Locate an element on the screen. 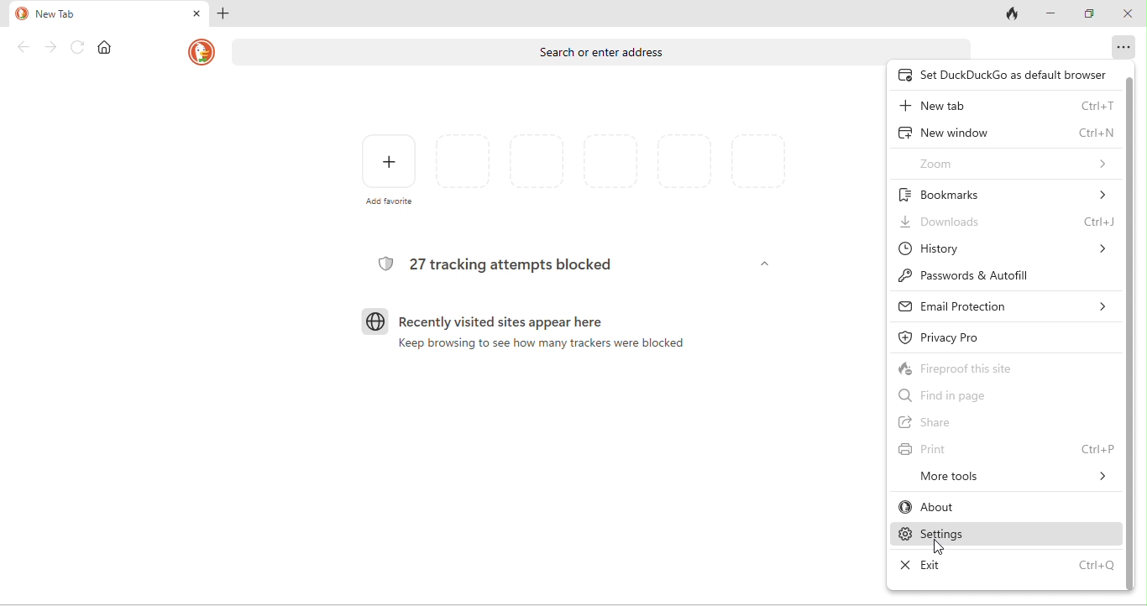  27 tracking attempts blocked is located at coordinates (516, 263).